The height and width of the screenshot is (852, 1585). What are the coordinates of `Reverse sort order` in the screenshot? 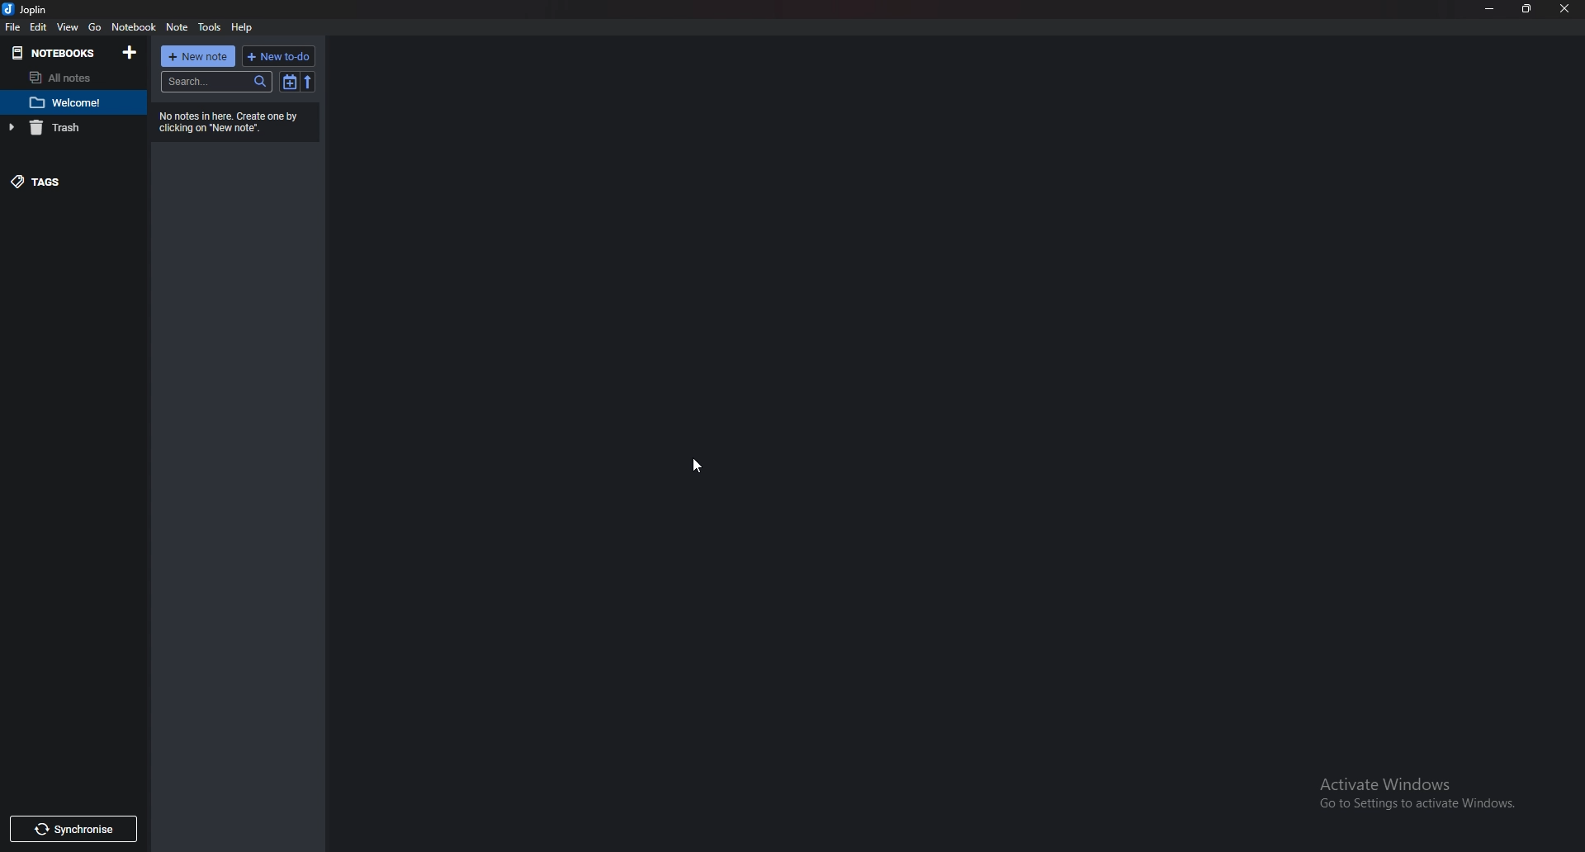 It's located at (310, 82).